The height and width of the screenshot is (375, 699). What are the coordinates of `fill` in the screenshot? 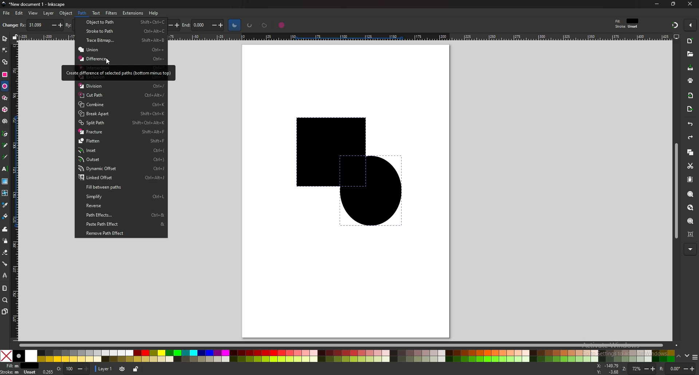 It's located at (19, 366).